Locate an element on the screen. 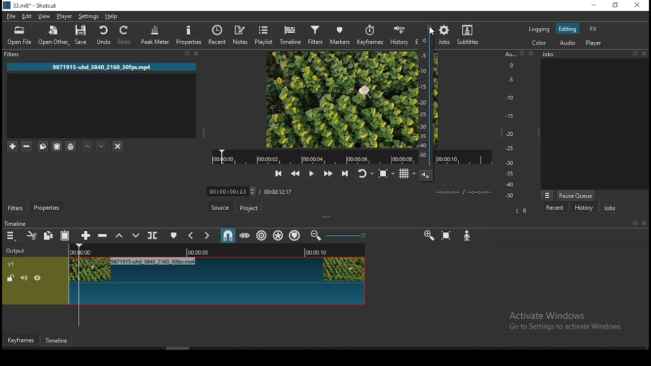  Timeline Track is located at coordinates (216, 252).